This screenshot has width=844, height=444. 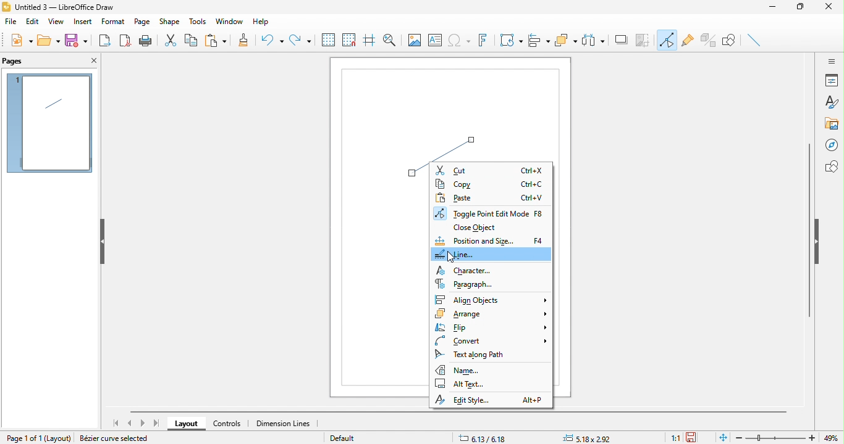 What do you see at coordinates (492, 314) in the screenshot?
I see `arrange` at bounding box center [492, 314].